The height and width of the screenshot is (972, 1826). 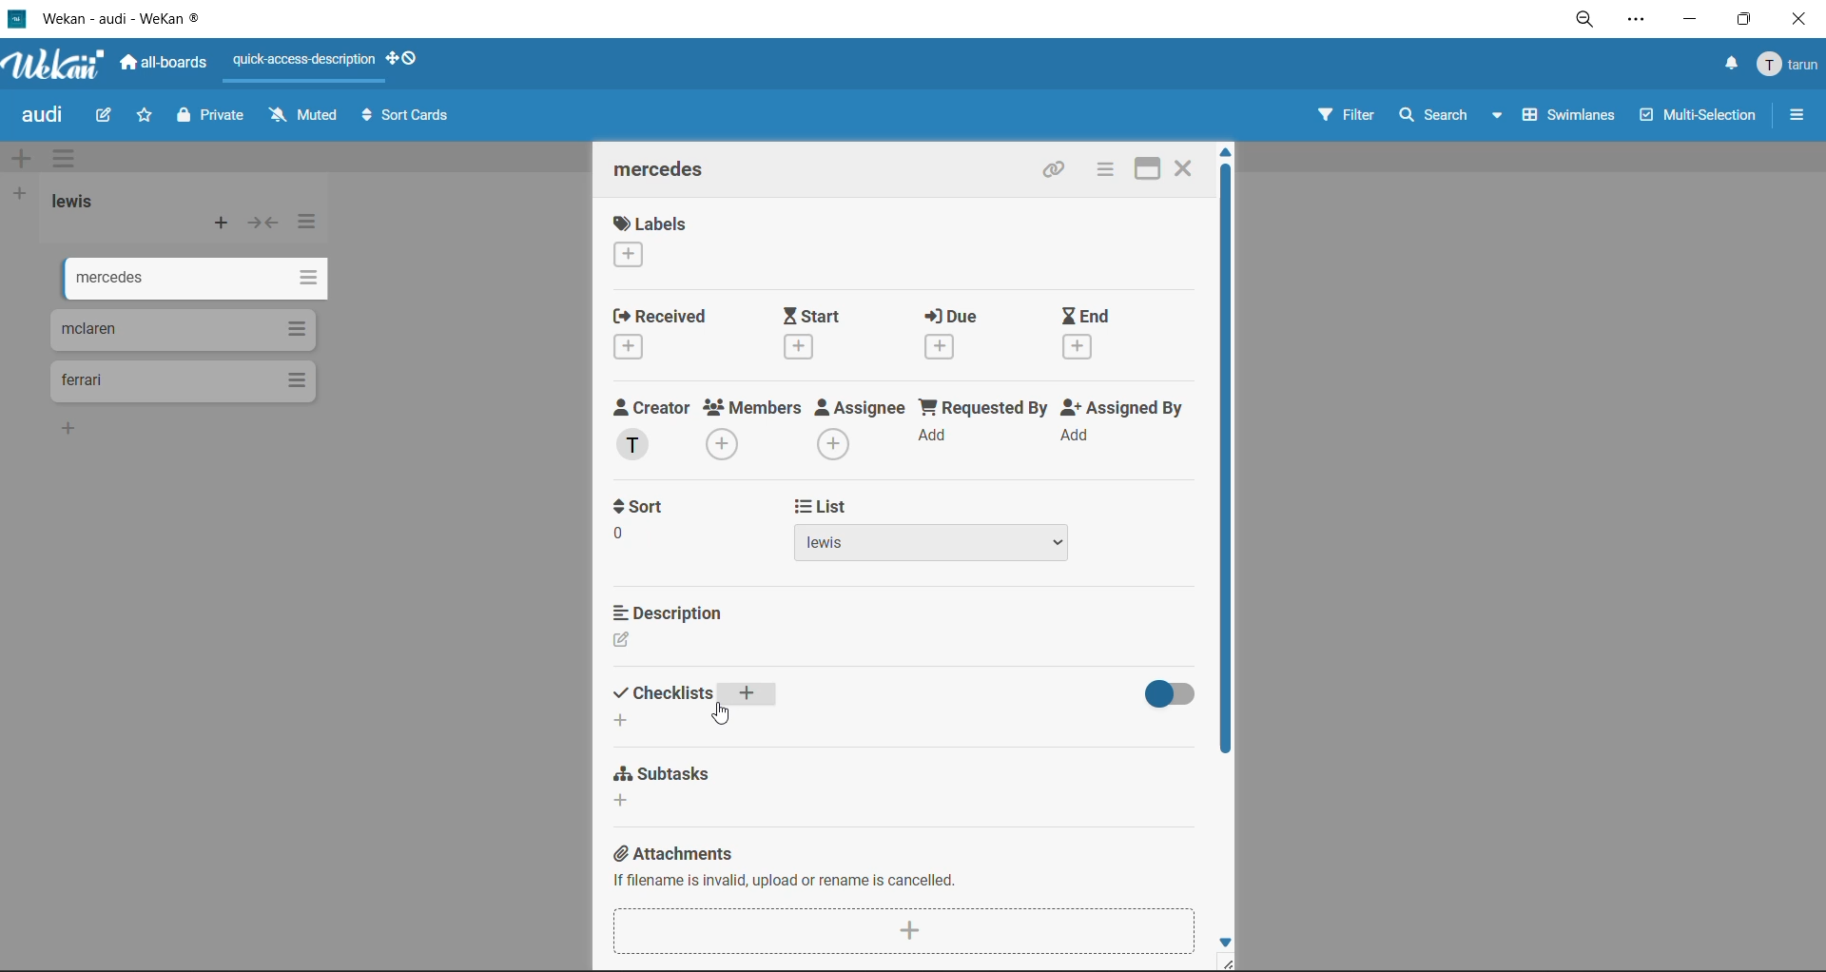 What do you see at coordinates (1700, 119) in the screenshot?
I see `multiselection` at bounding box center [1700, 119].